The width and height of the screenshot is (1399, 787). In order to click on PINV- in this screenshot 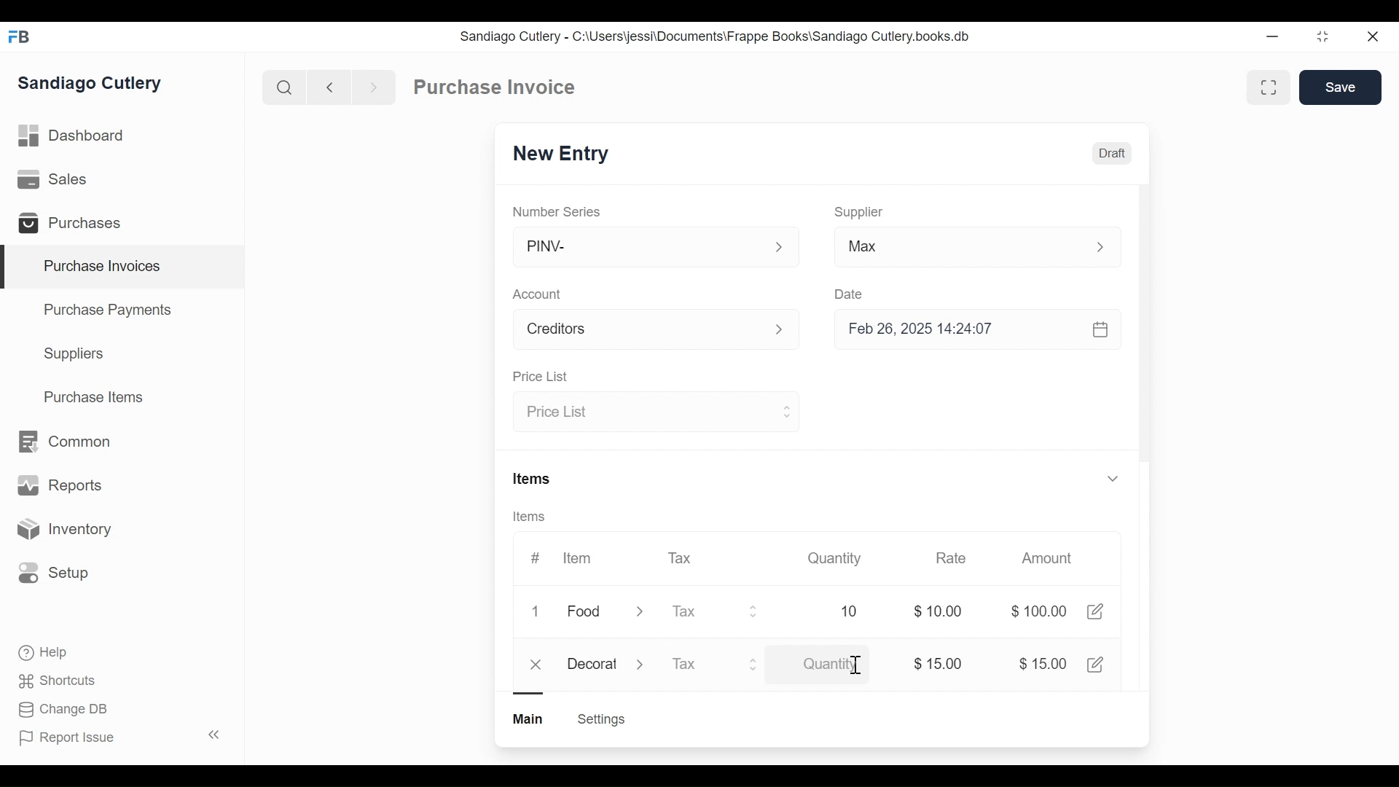, I will do `click(638, 247)`.